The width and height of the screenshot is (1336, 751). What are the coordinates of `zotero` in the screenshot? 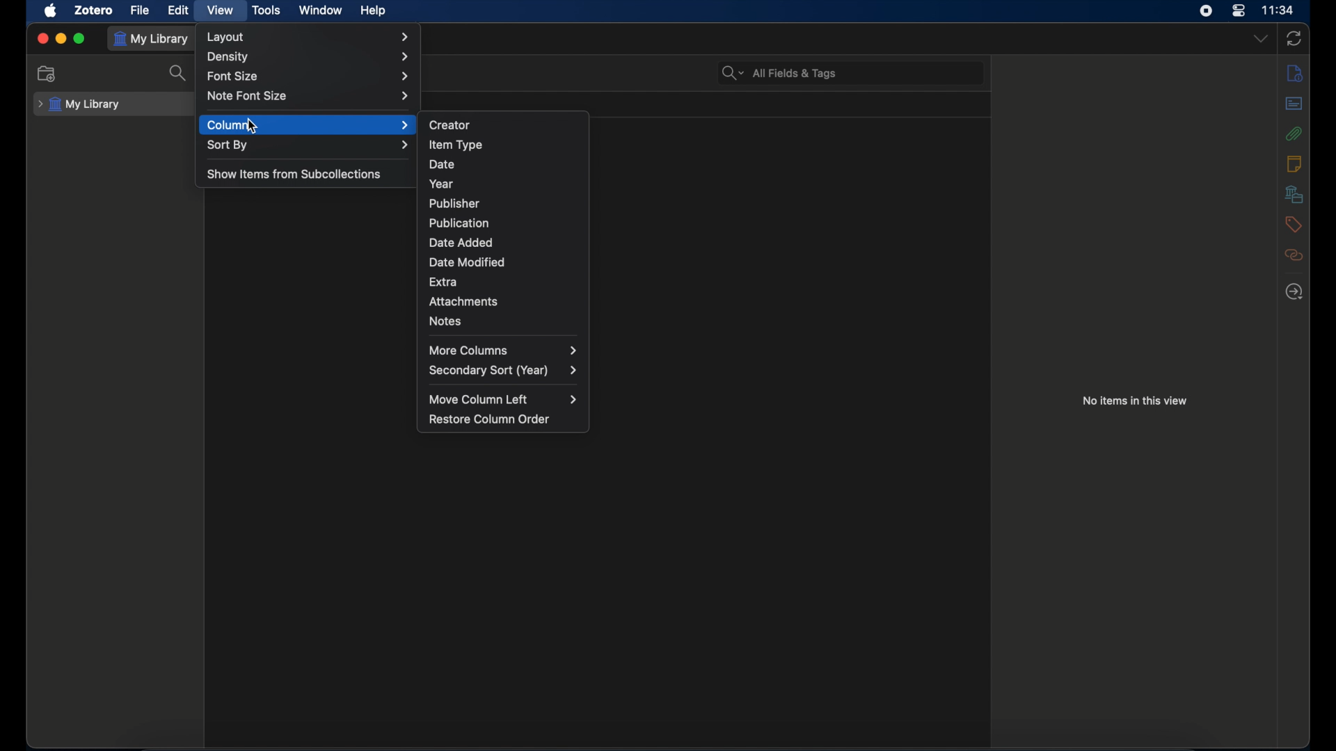 It's located at (93, 10).